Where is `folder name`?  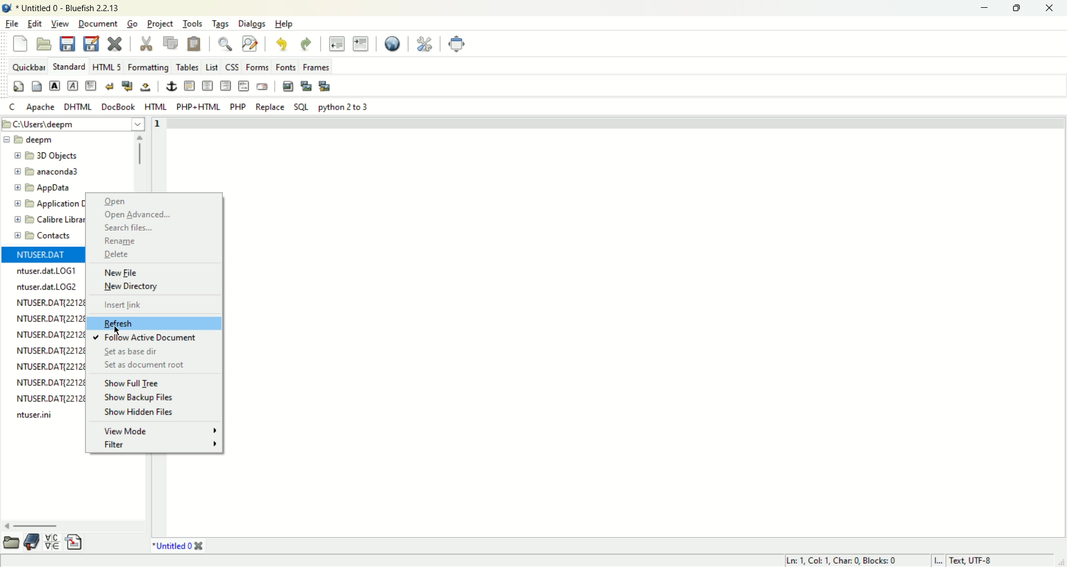 folder name is located at coordinates (46, 218).